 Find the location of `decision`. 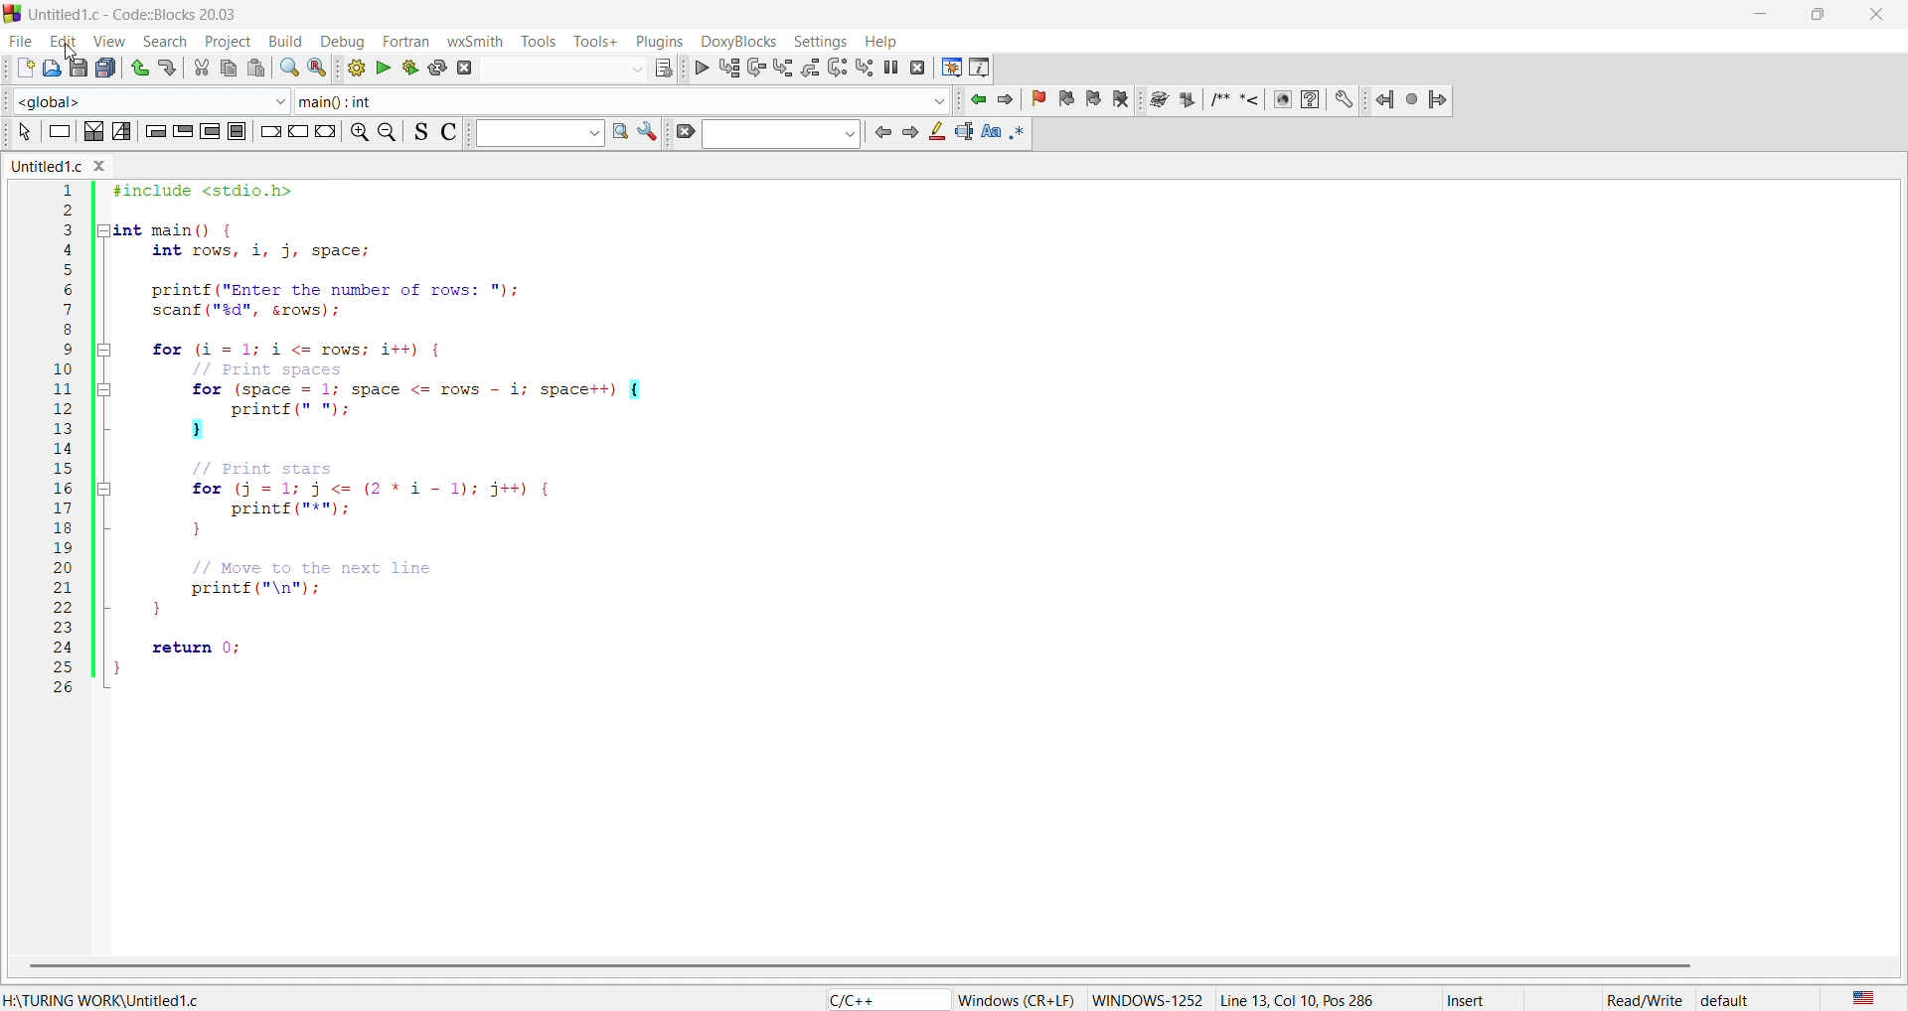

decision is located at coordinates (92, 131).